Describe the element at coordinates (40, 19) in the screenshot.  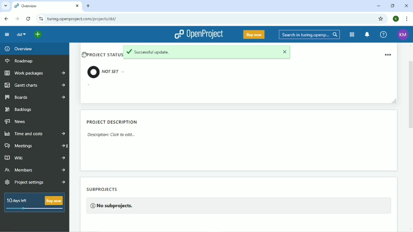
I see `View site information` at that location.